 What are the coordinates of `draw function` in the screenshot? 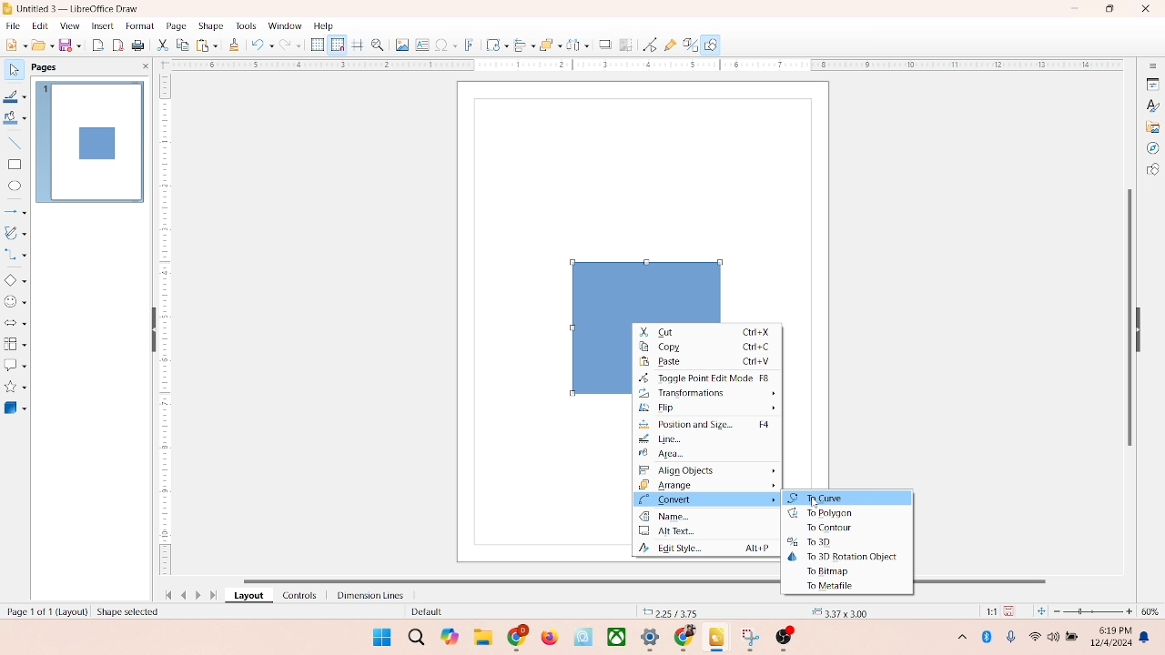 It's located at (713, 45).